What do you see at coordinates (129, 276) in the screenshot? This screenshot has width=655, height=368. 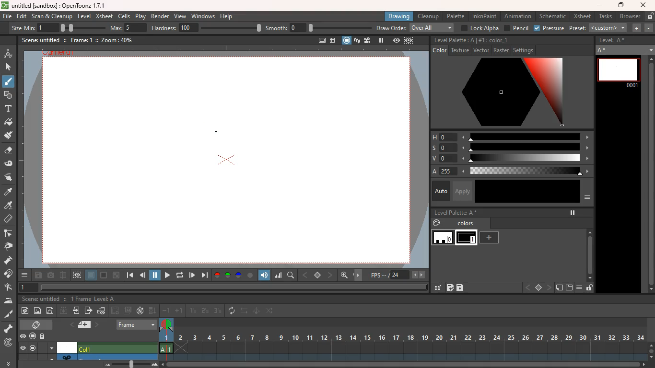 I see `beggining` at bounding box center [129, 276].